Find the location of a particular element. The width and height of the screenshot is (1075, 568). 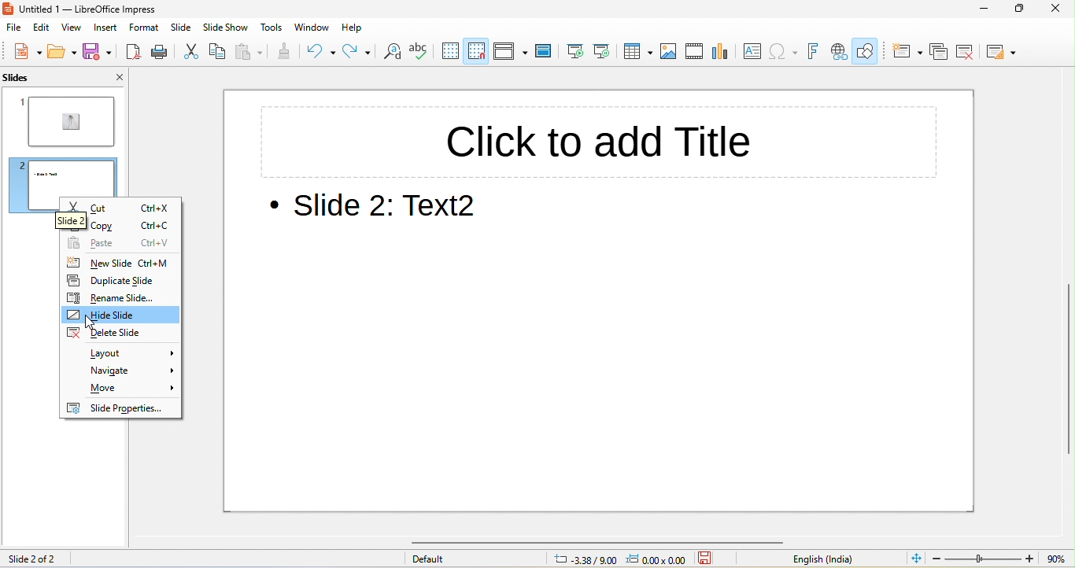

start from first slide is located at coordinates (576, 51).